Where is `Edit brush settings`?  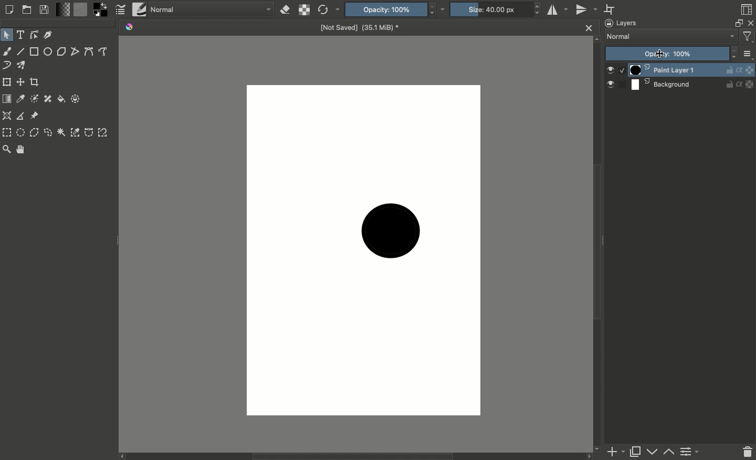
Edit brush settings is located at coordinates (121, 9).